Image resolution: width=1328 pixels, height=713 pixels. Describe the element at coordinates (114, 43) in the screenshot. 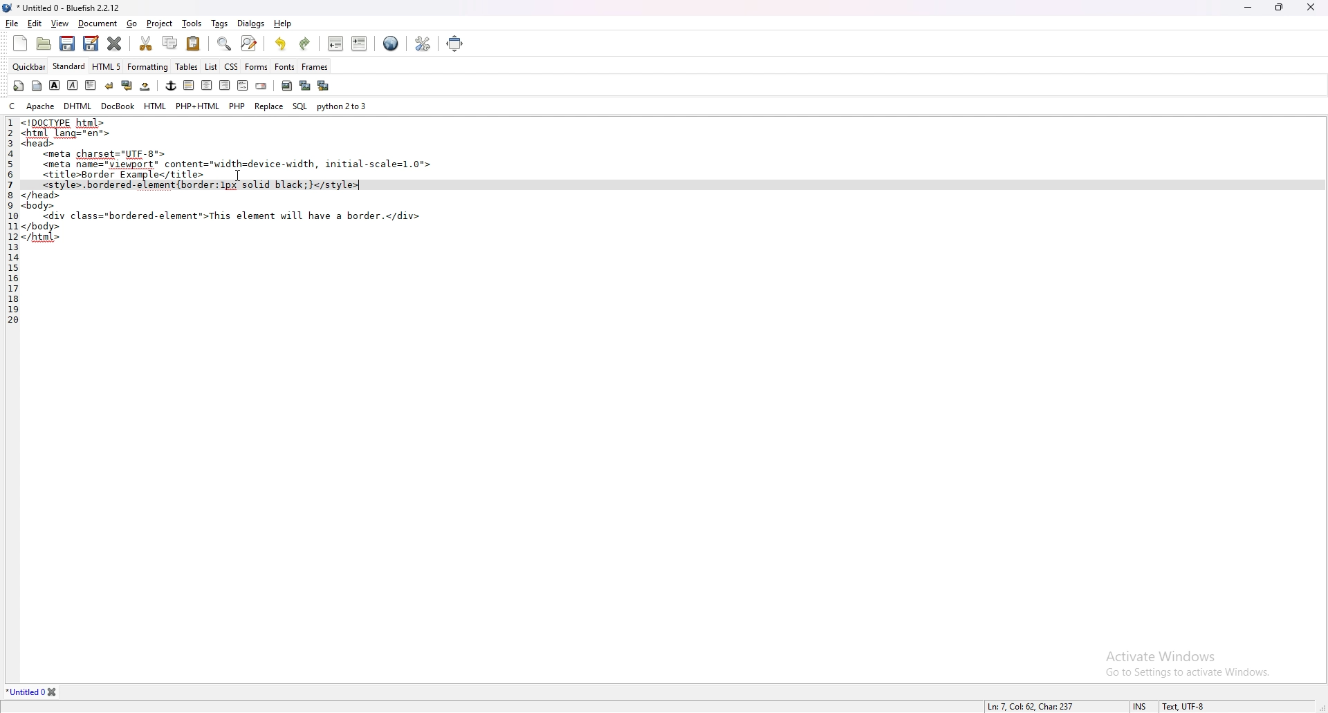

I see `close current file` at that location.